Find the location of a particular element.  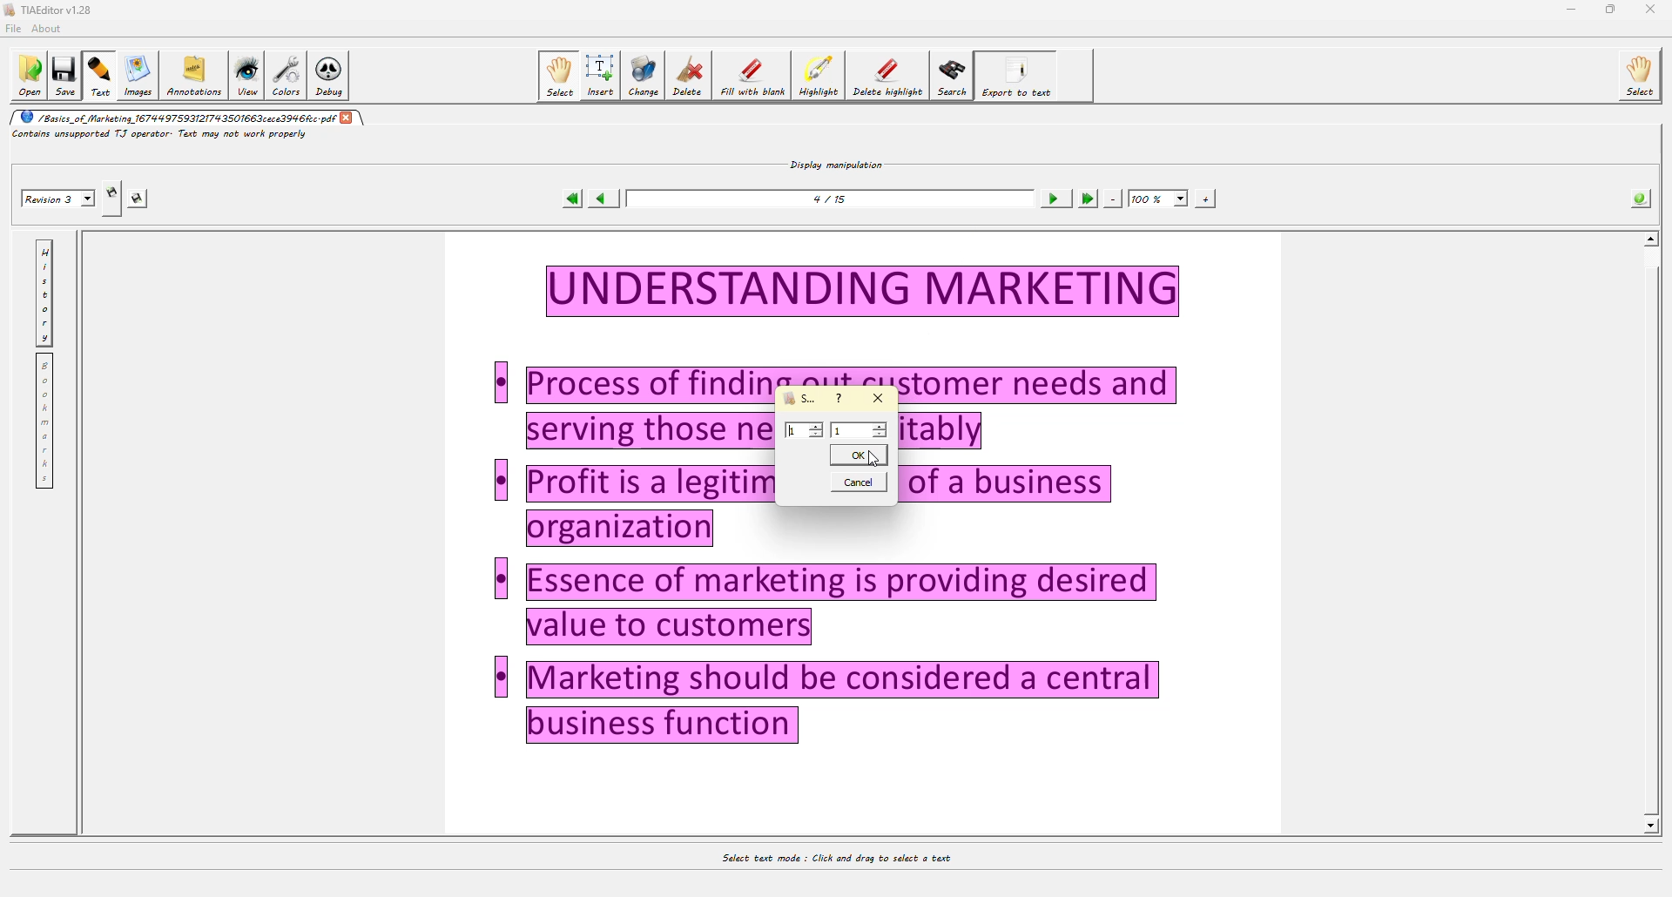

scroll up is located at coordinates (1652, 238).